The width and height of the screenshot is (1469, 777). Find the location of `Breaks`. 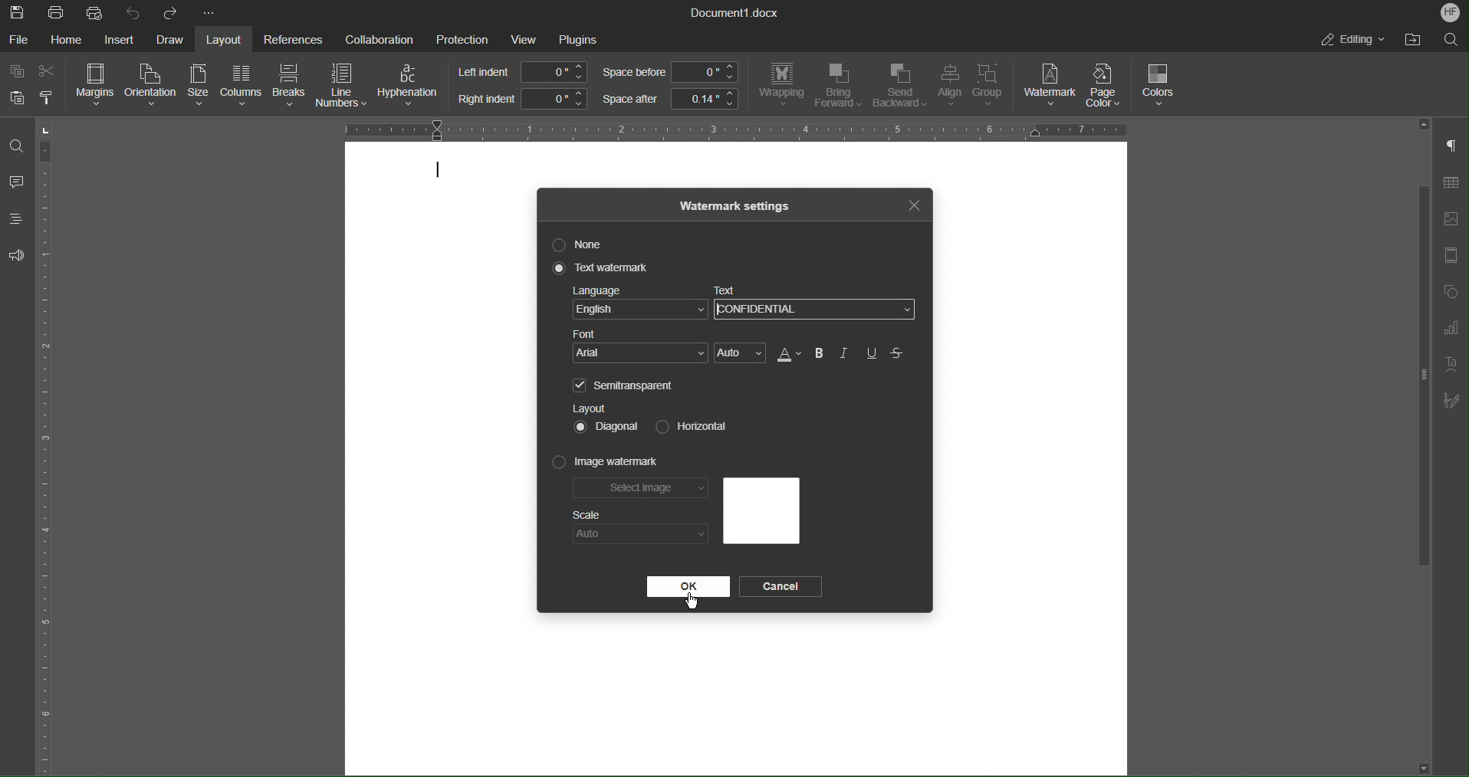

Breaks is located at coordinates (290, 87).